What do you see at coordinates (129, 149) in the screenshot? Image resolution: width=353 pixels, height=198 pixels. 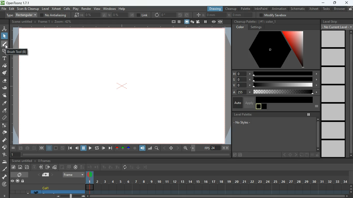 I see `blue` at bounding box center [129, 149].